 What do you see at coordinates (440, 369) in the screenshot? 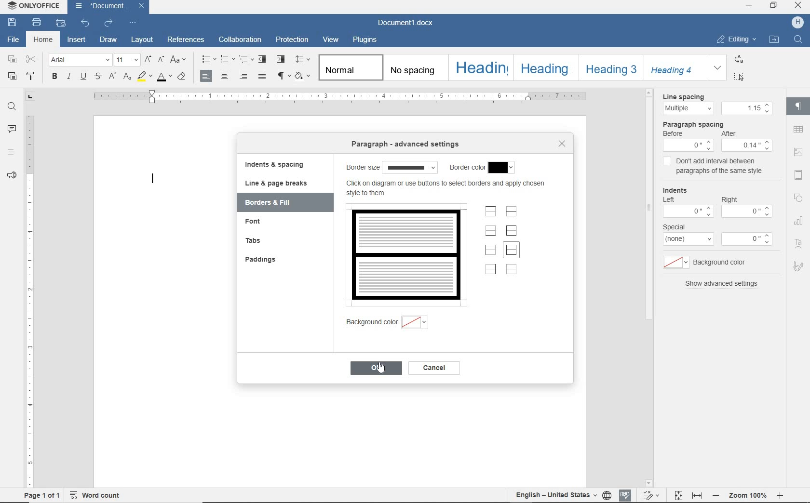
I see `cancel` at bounding box center [440, 369].